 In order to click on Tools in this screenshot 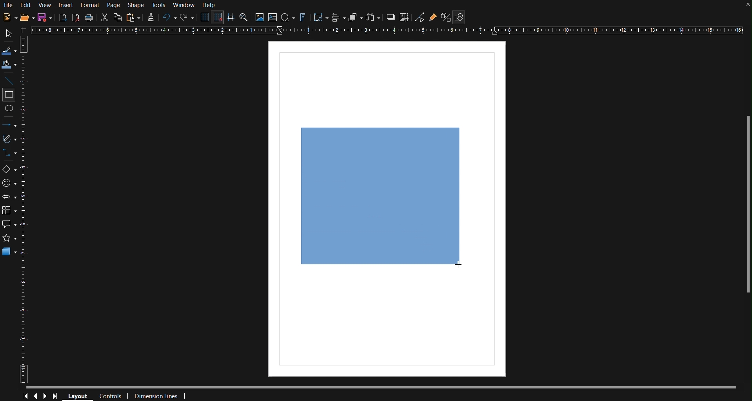, I will do `click(160, 5)`.